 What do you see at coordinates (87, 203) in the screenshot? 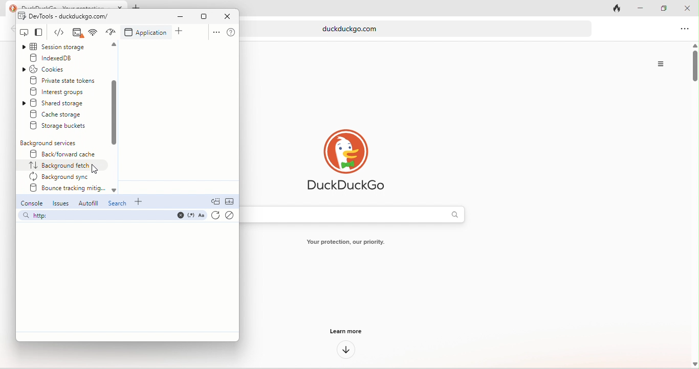
I see `autofill` at bounding box center [87, 203].